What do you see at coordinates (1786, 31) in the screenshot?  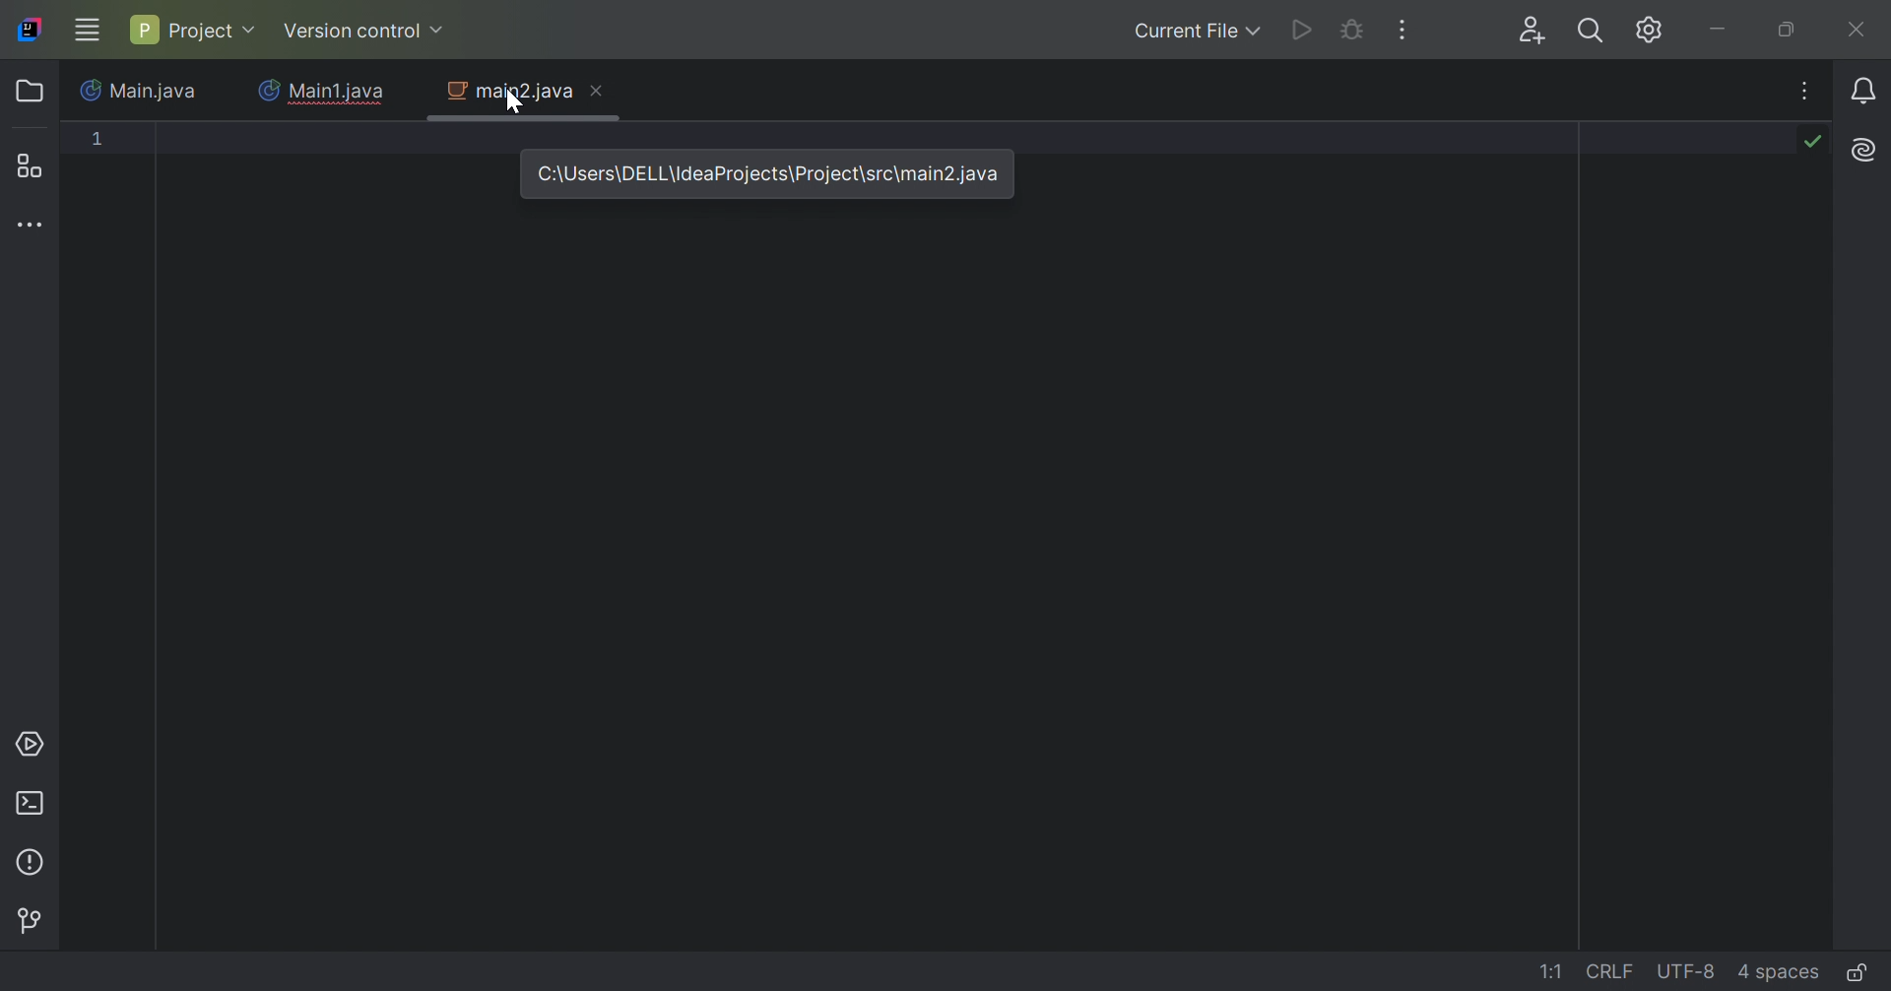 I see `Restore down` at bounding box center [1786, 31].